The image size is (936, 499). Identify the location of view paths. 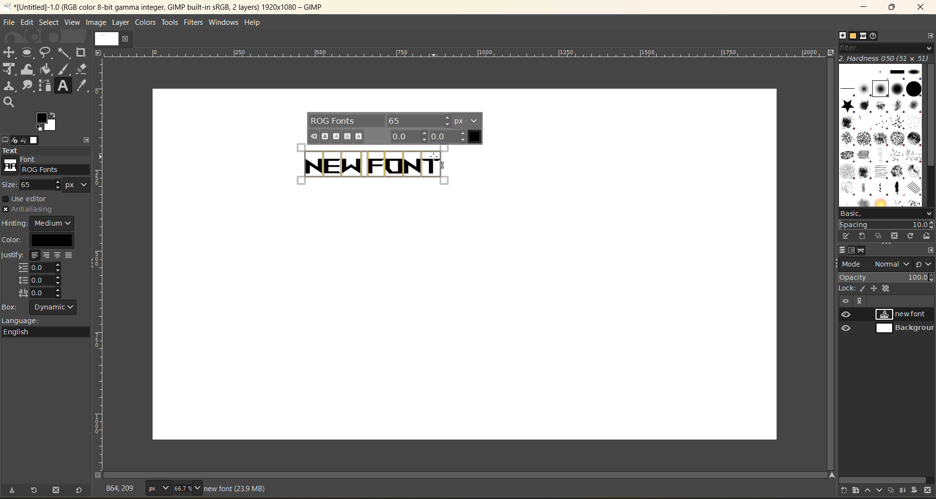
(859, 301).